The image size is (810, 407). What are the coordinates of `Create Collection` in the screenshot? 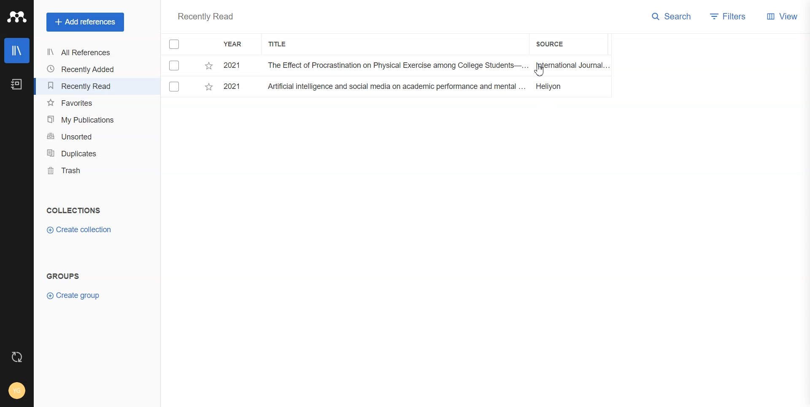 It's located at (80, 230).